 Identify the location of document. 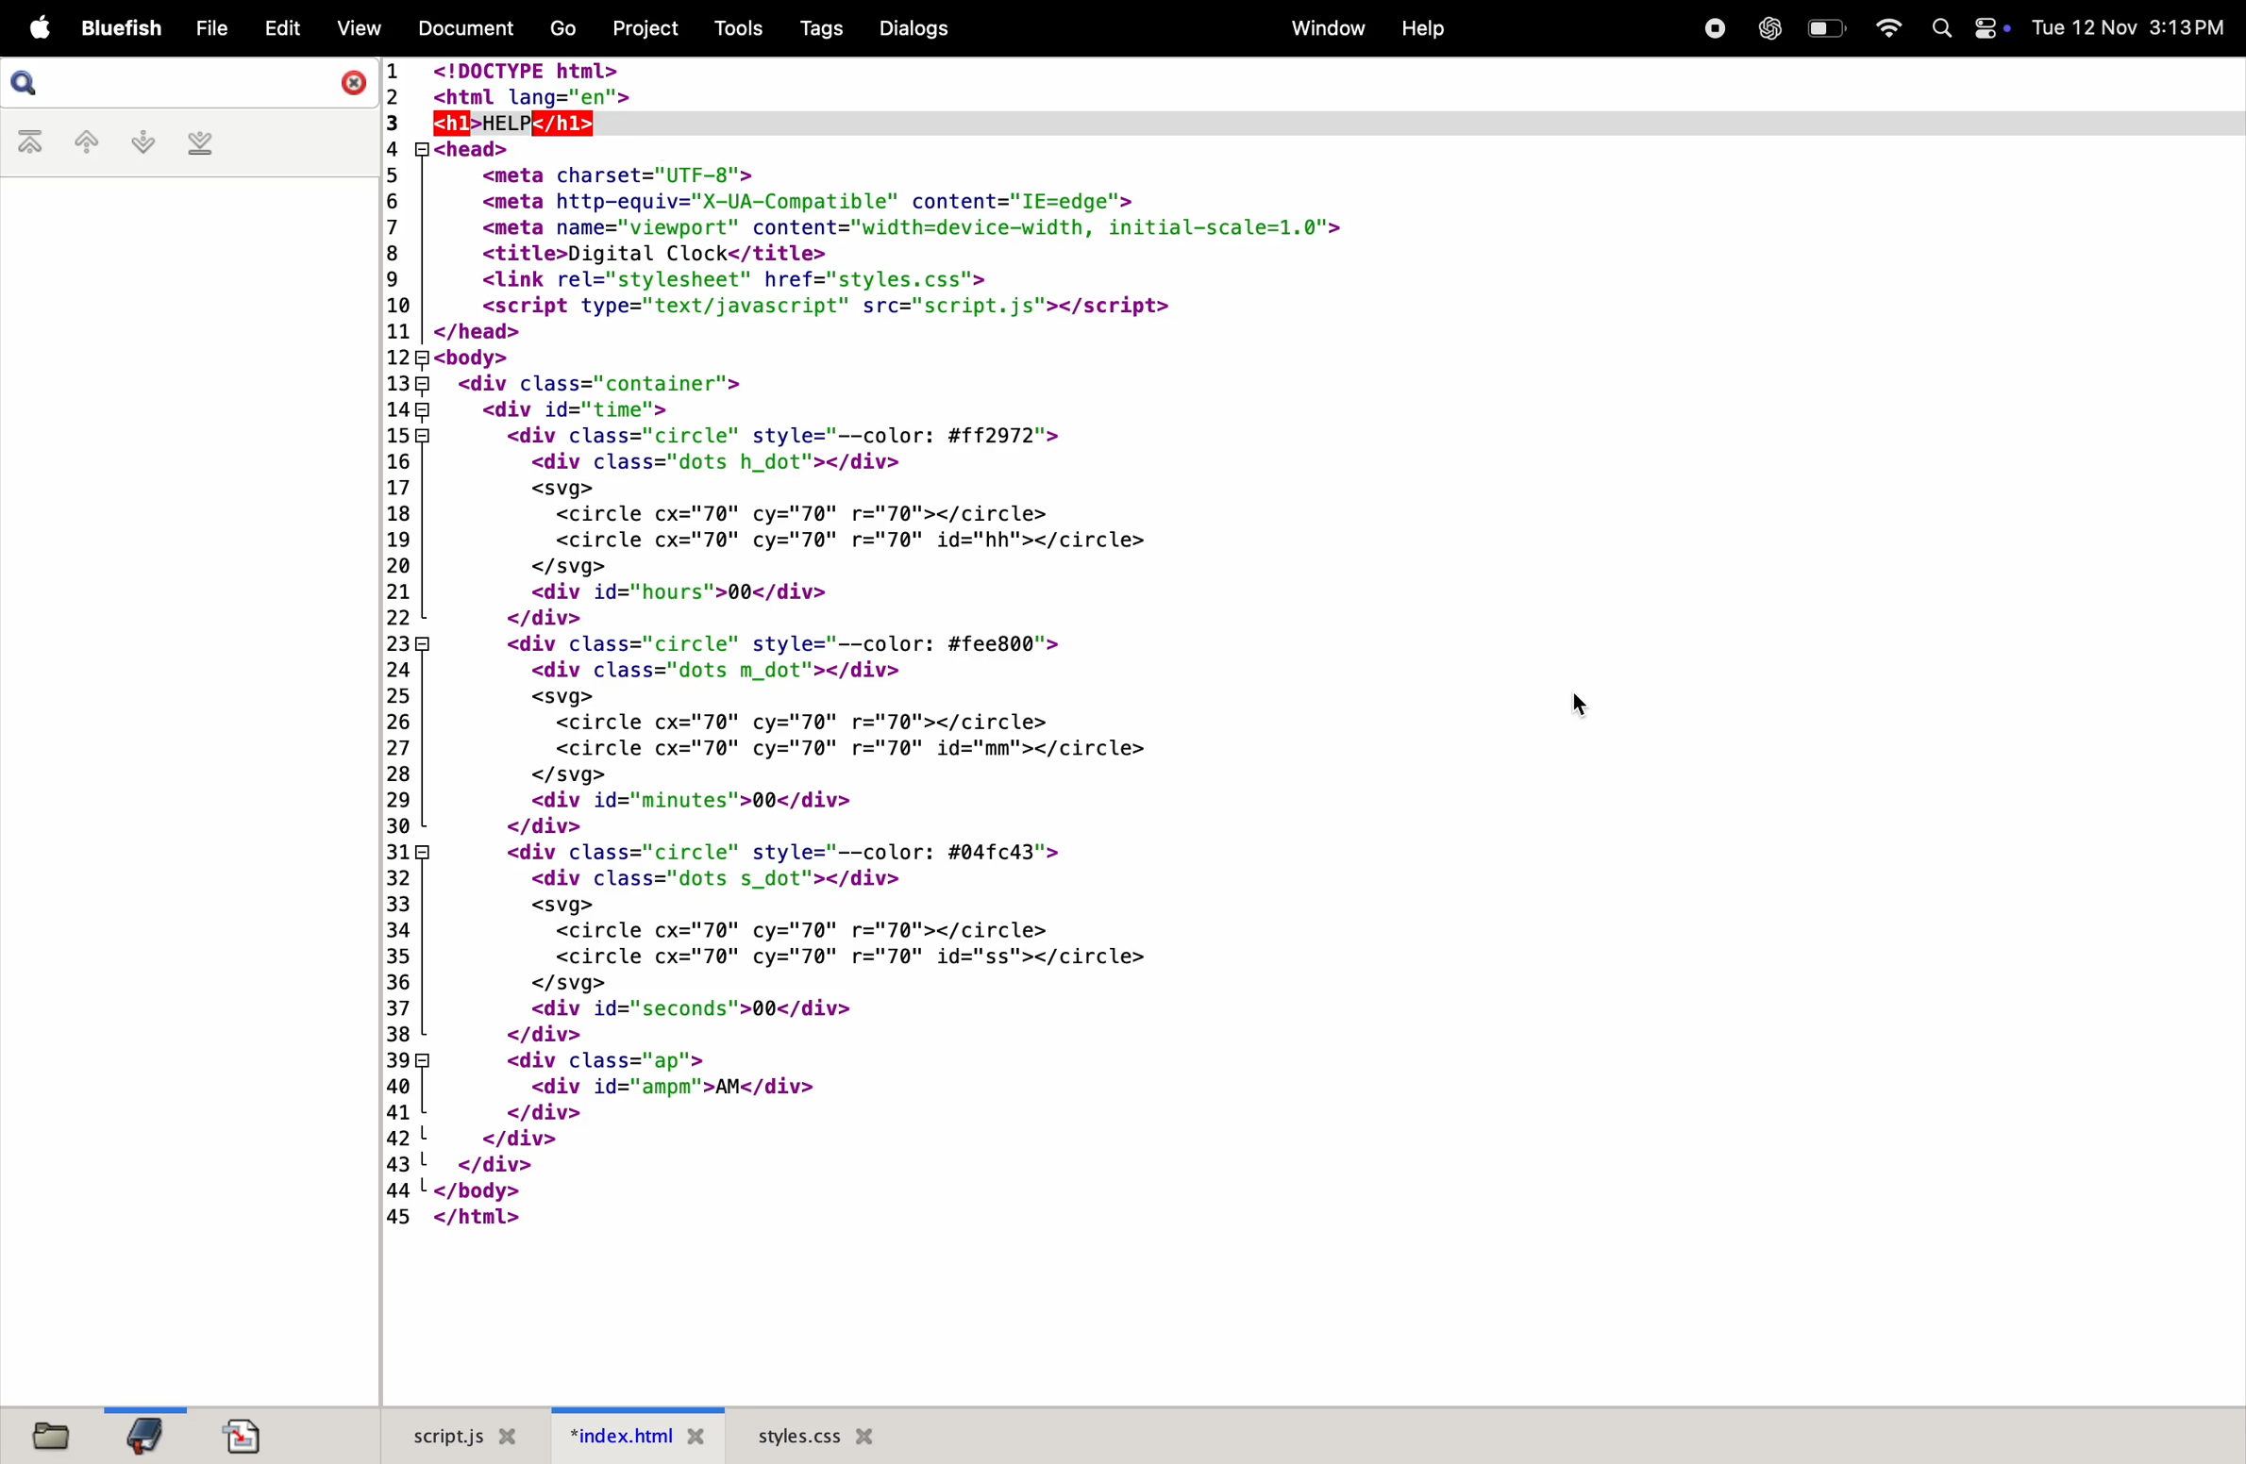
(243, 1436).